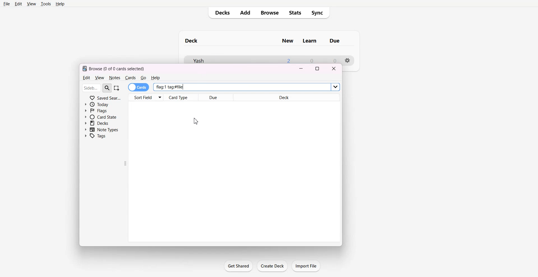  I want to click on Note Types, so click(101, 129).